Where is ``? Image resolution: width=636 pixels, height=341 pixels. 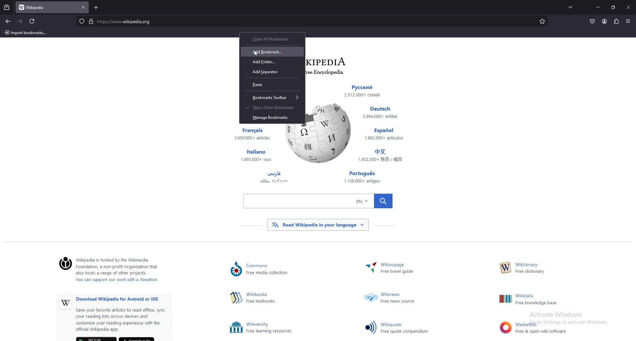
 is located at coordinates (370, 93).